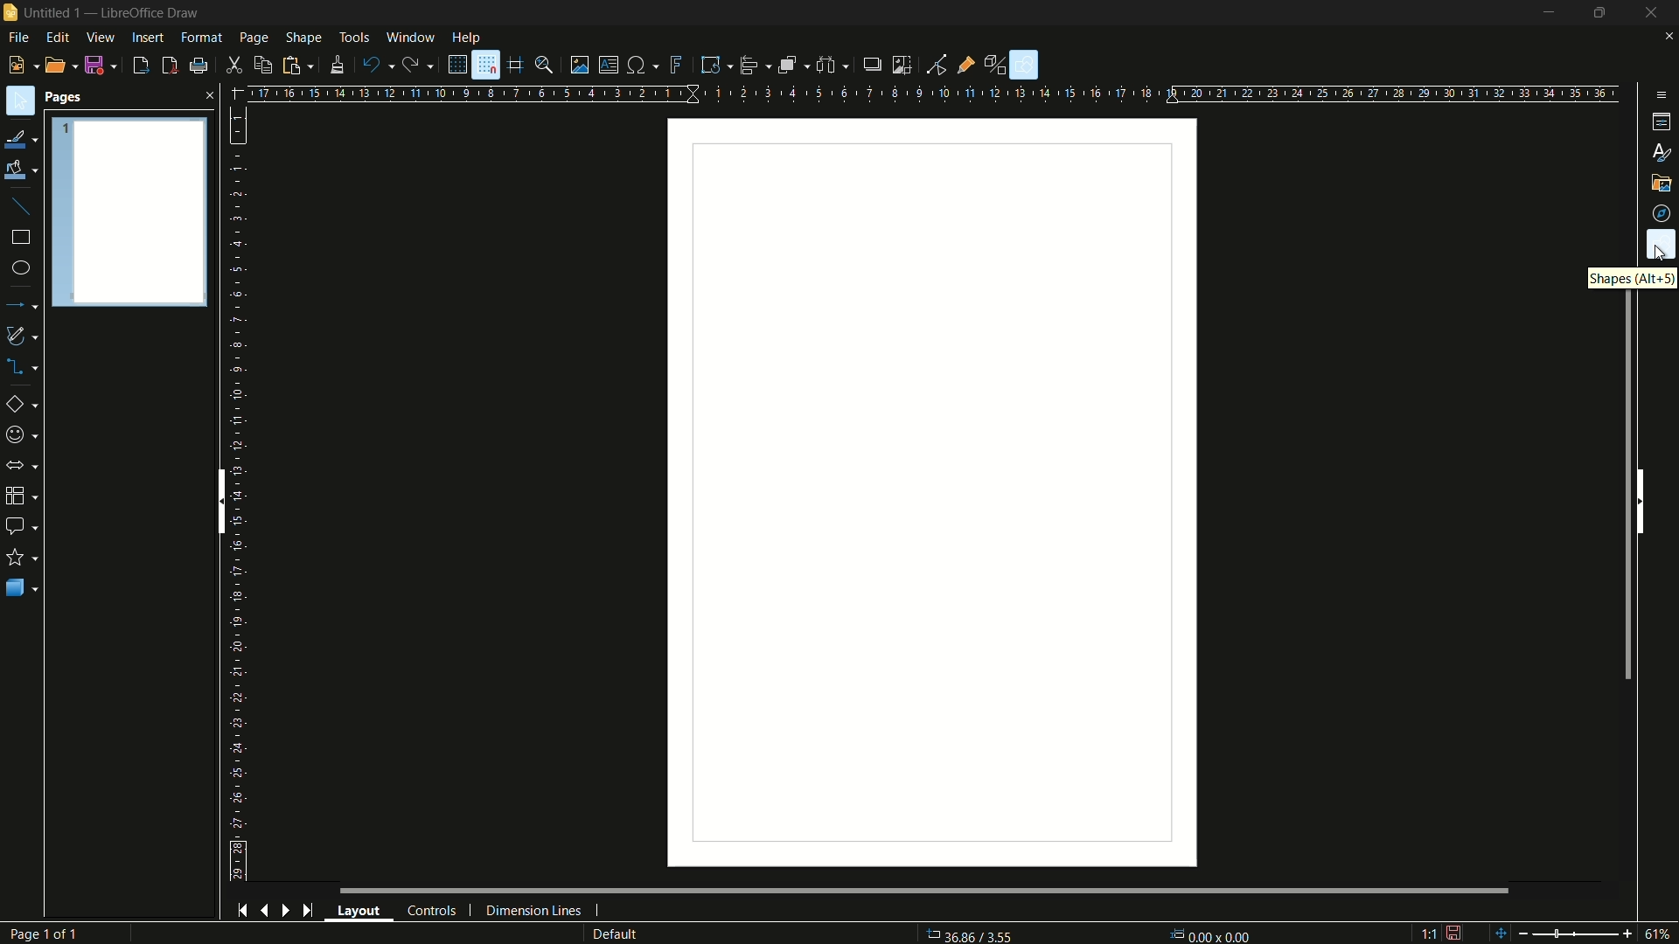 The height and width of the screenshot is (944, 1679). What do you see at coordinates (201, 38) in the screenshot?
I see `format menu` at bounding box center [201, 38].